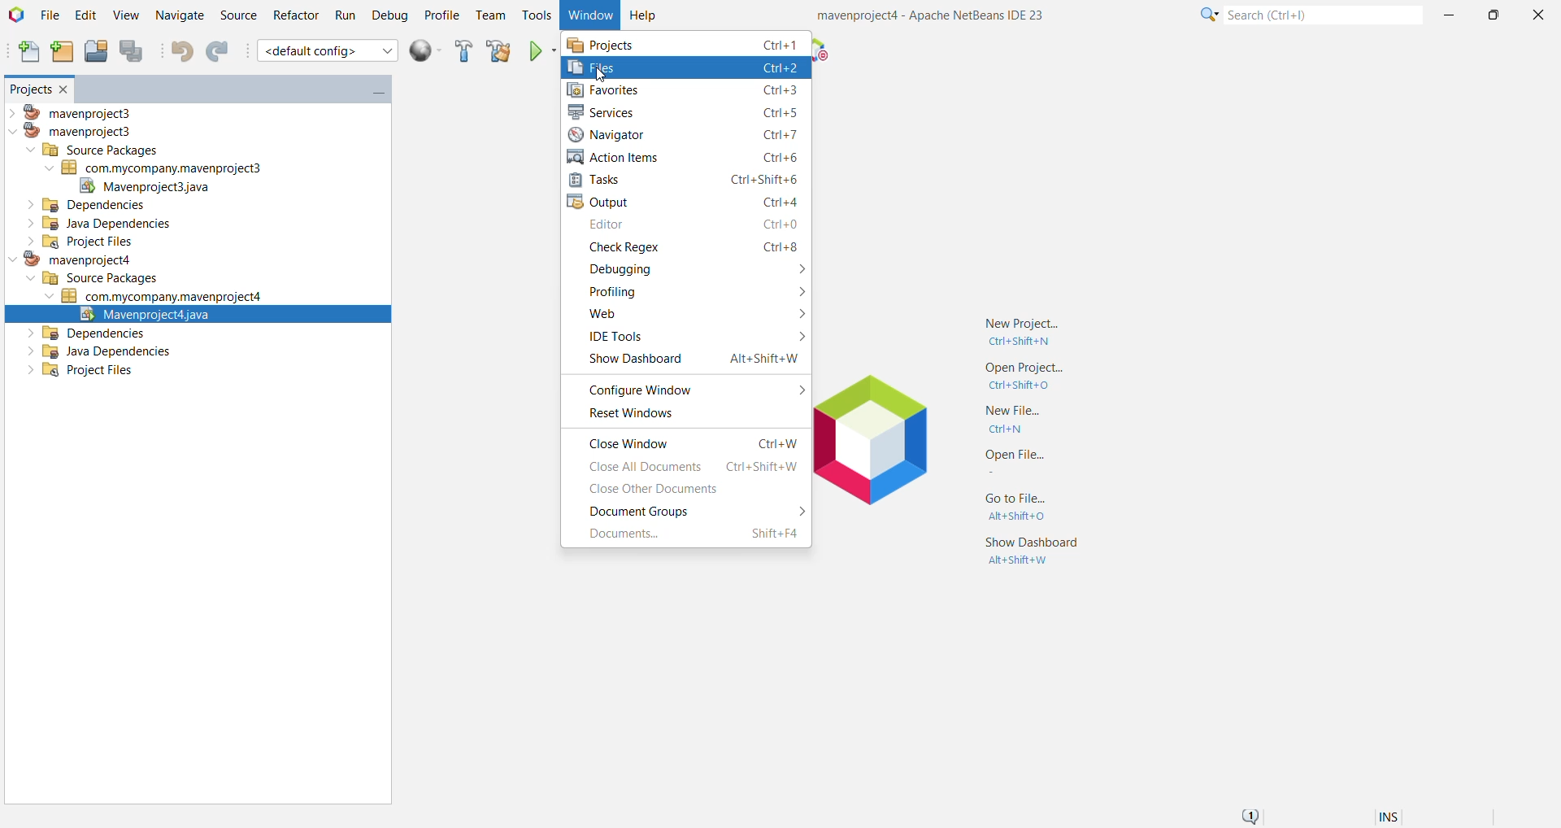 This screenshot has height=828, width=1561. What do you see at coordinates (103, 352) in the screenshot?
I see `Java Dependencies` at bounding box center [103, 352].